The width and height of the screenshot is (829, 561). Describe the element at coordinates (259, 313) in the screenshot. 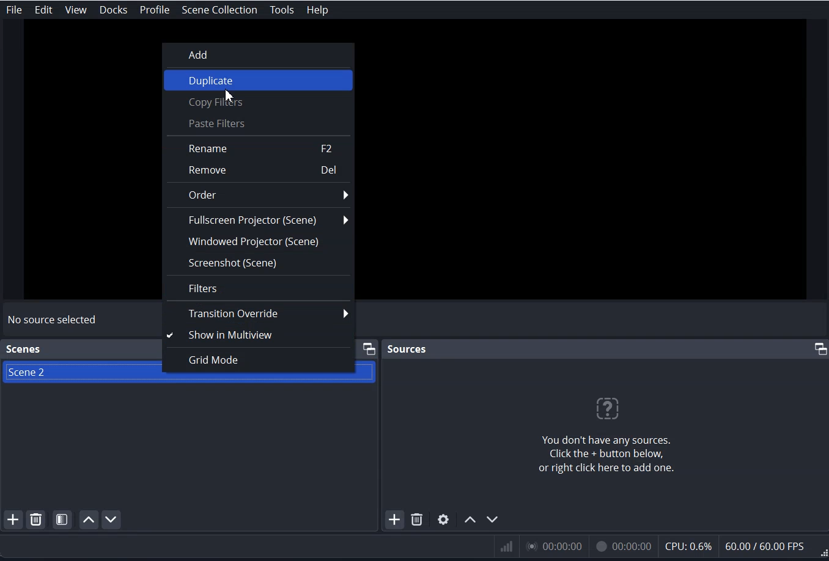

I see `Transition Override` at that location.